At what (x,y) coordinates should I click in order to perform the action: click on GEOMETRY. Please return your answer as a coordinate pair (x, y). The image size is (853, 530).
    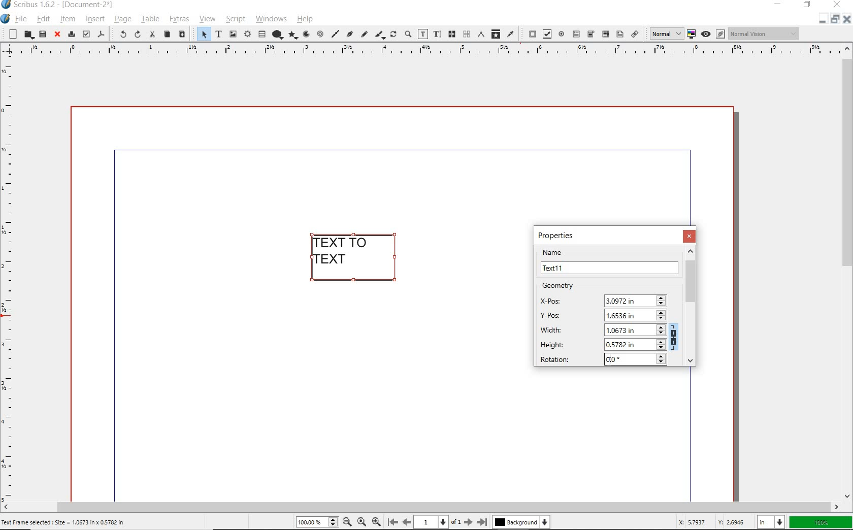
    Looking at the image, I should click on (566, 286).